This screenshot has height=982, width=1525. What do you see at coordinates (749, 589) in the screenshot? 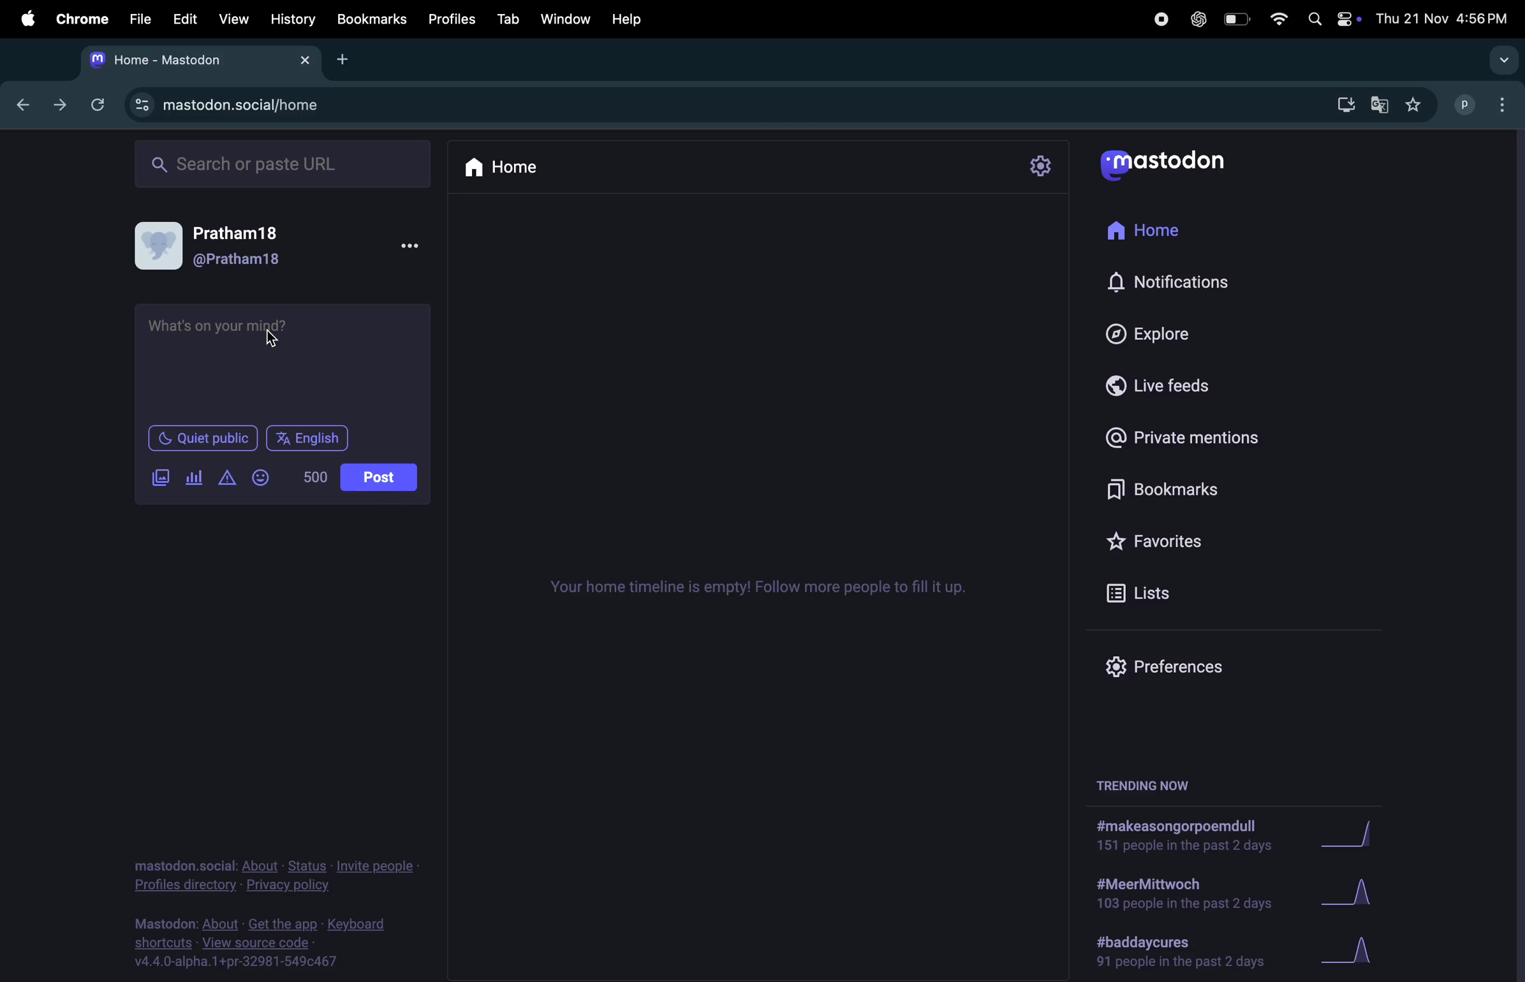
I see `timelines` at bounding box center [749, 589].